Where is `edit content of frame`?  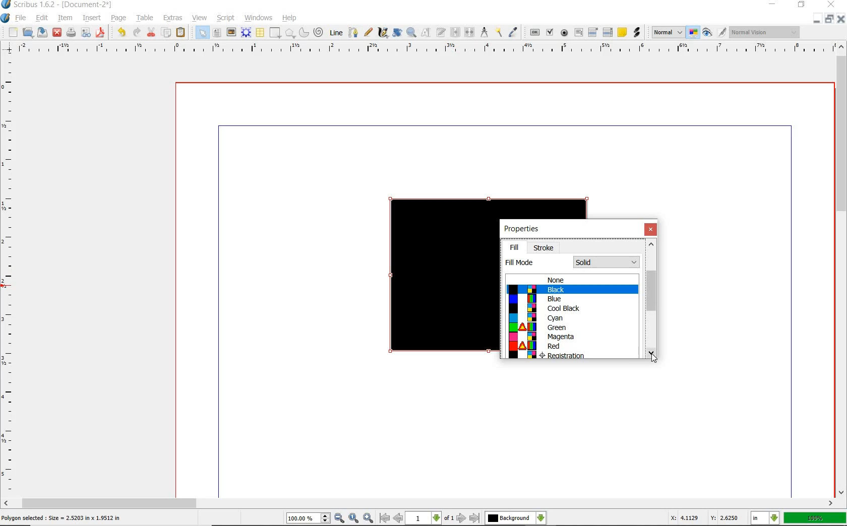
edit content of frame is located at coordinates (425, 33).